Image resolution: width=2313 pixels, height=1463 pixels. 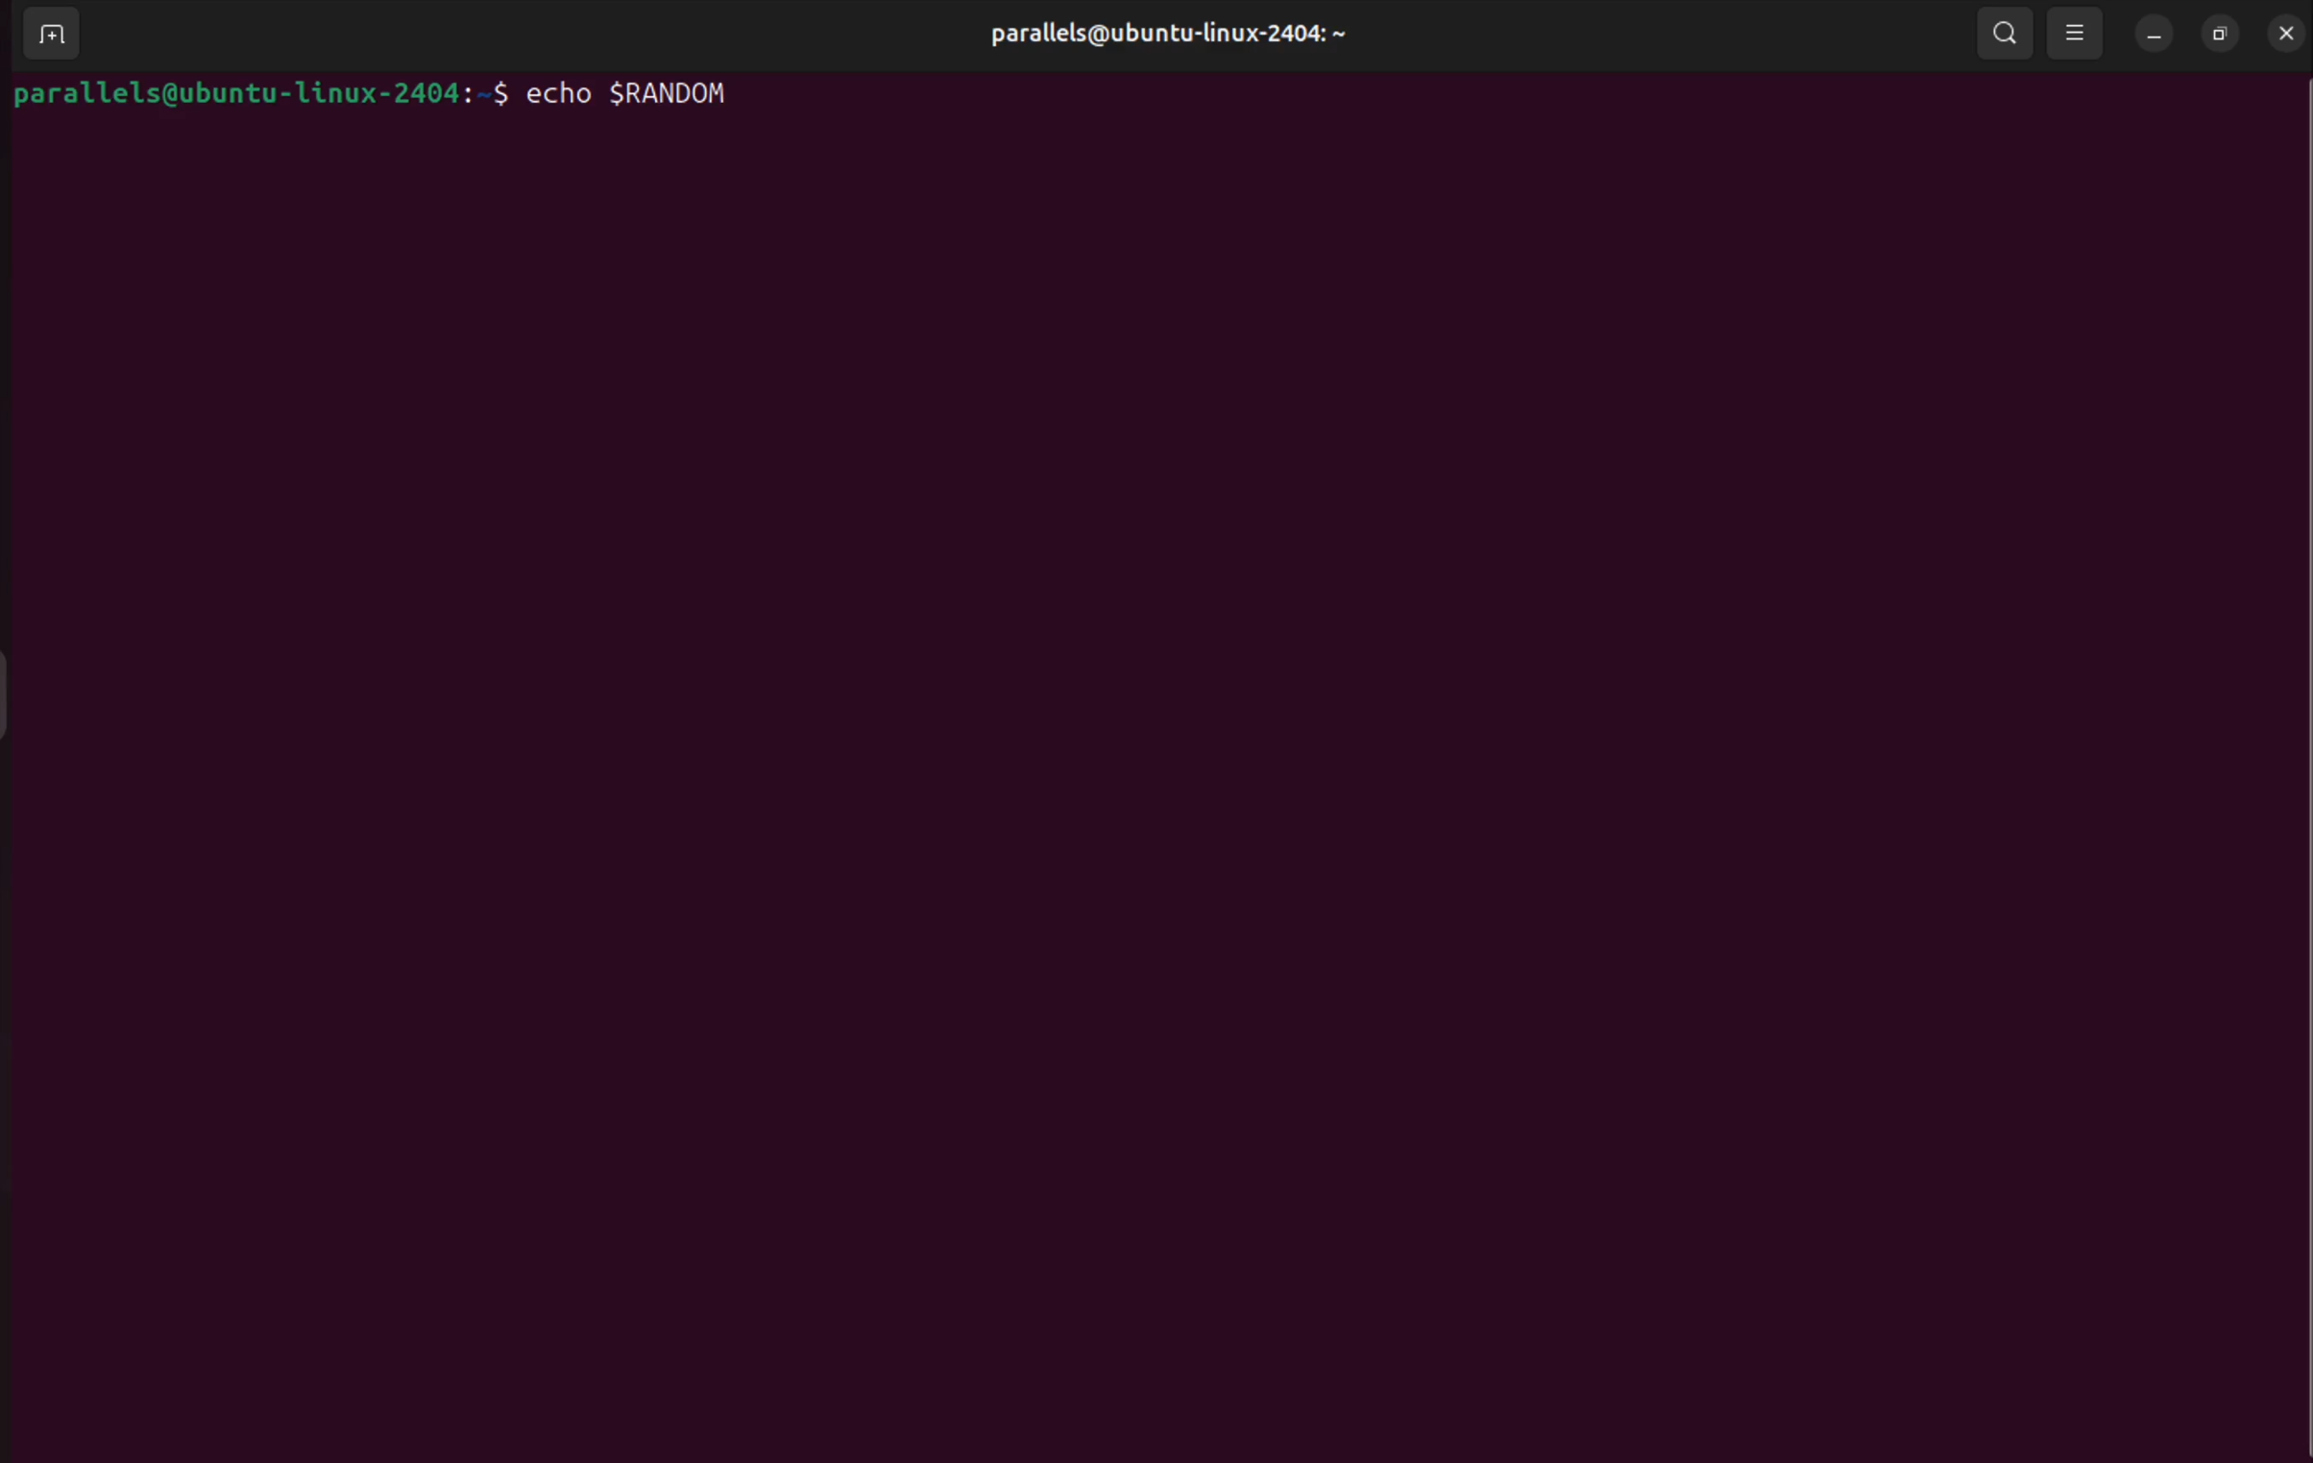 What do you see at coordinates (635, 97) in the screenshot?
I see `echo $RANDOM` at bounding box center [635, 97].